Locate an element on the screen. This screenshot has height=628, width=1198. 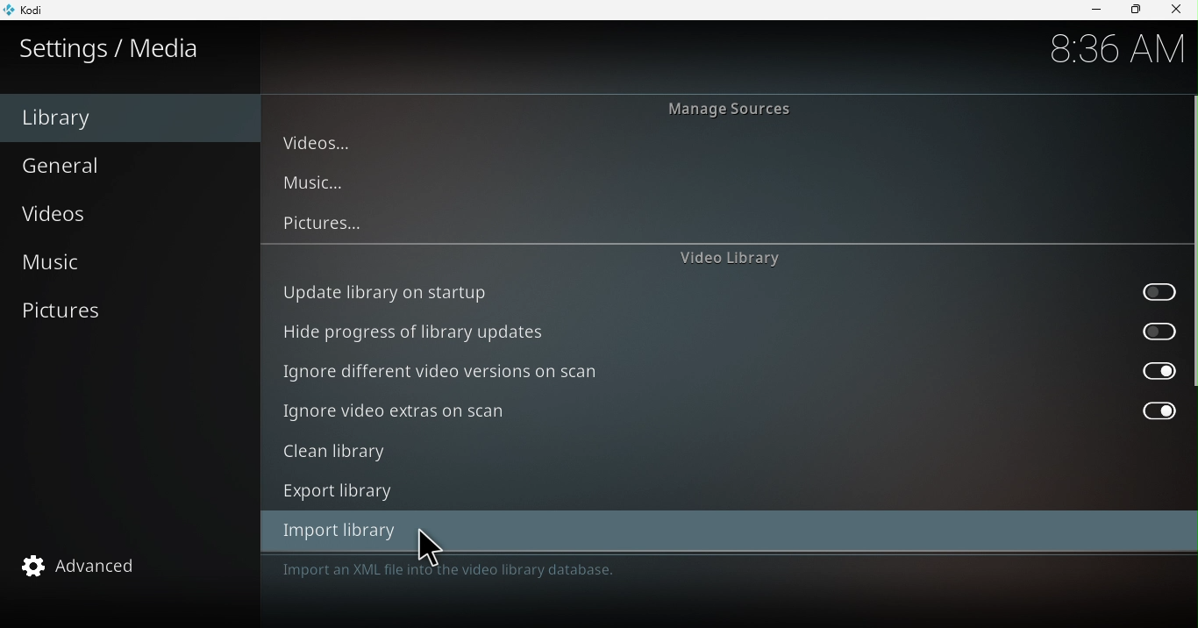
Pictures is located at coordinates (128, 310).